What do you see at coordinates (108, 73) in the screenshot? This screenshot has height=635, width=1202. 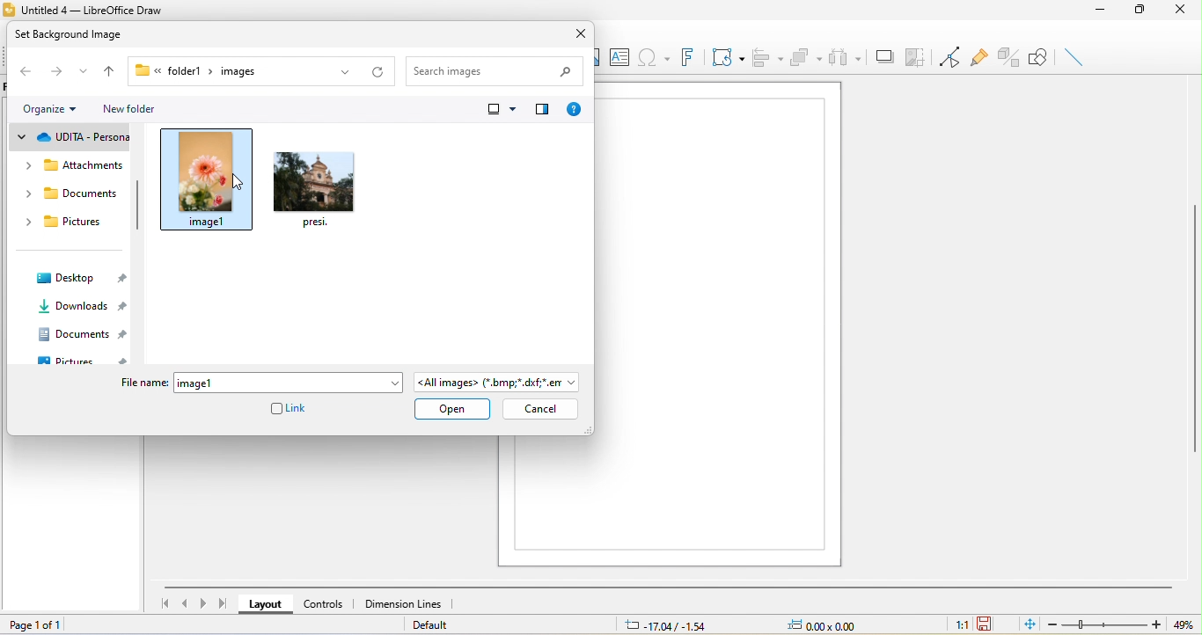 I see `up to` at bounding box center [108, 73].